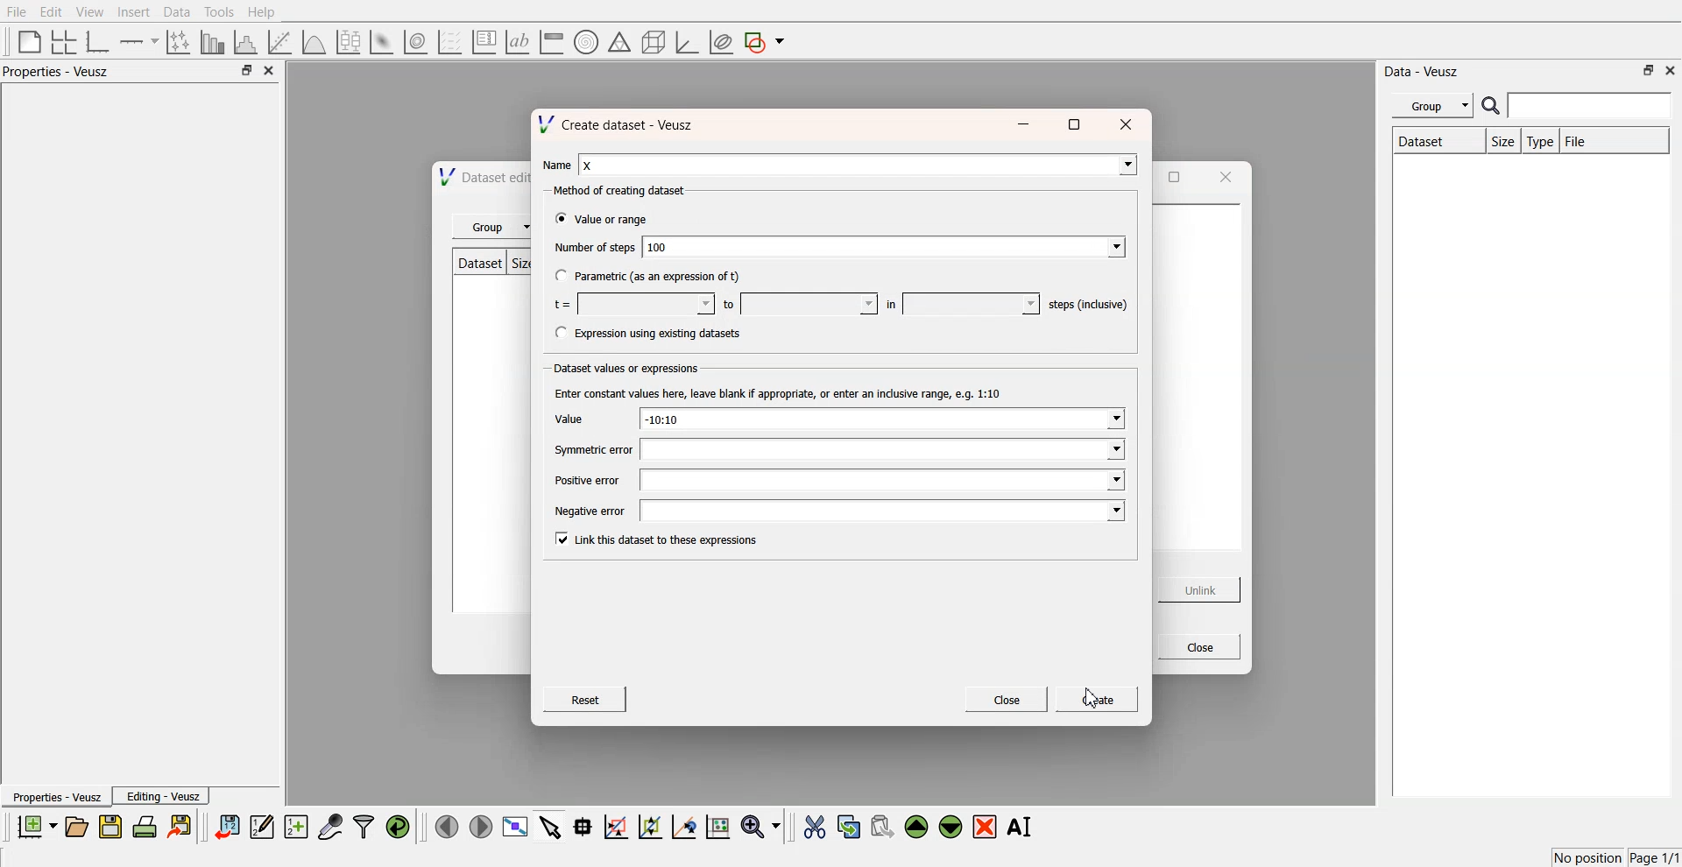 The width and height of the screenshot is (1682, 867). What do you see at coordinates (140, 41) in the screenshot?
I see `add an axis` at bounding box center [140, 41].